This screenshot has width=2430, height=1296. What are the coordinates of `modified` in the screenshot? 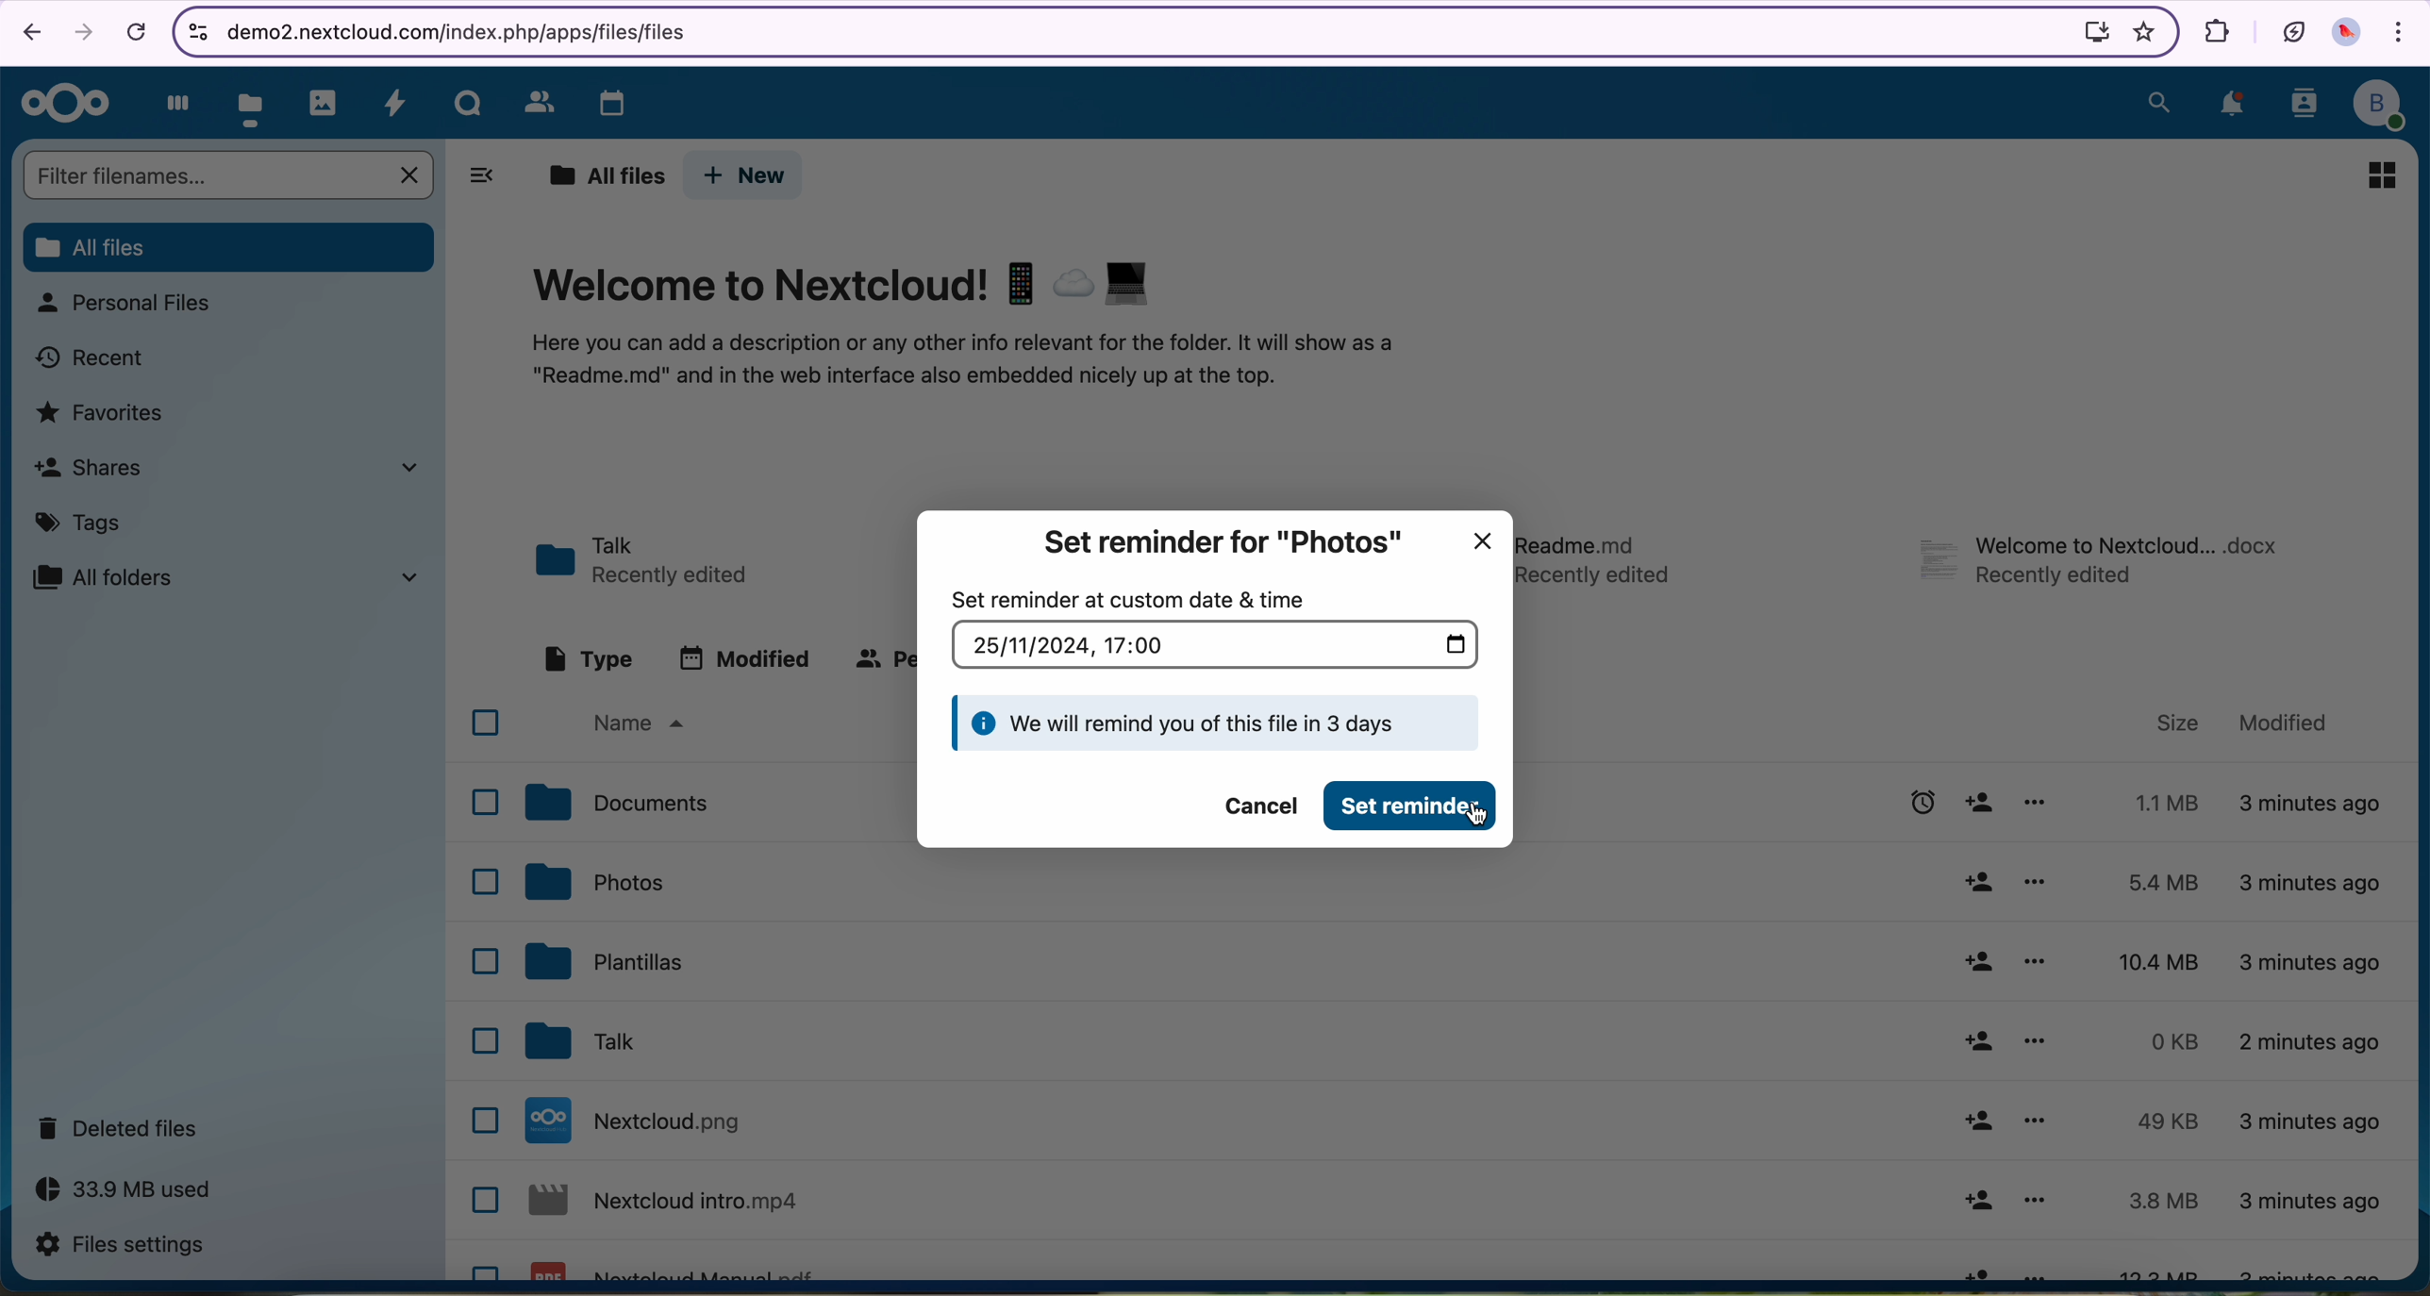 It's located at (745, 657).